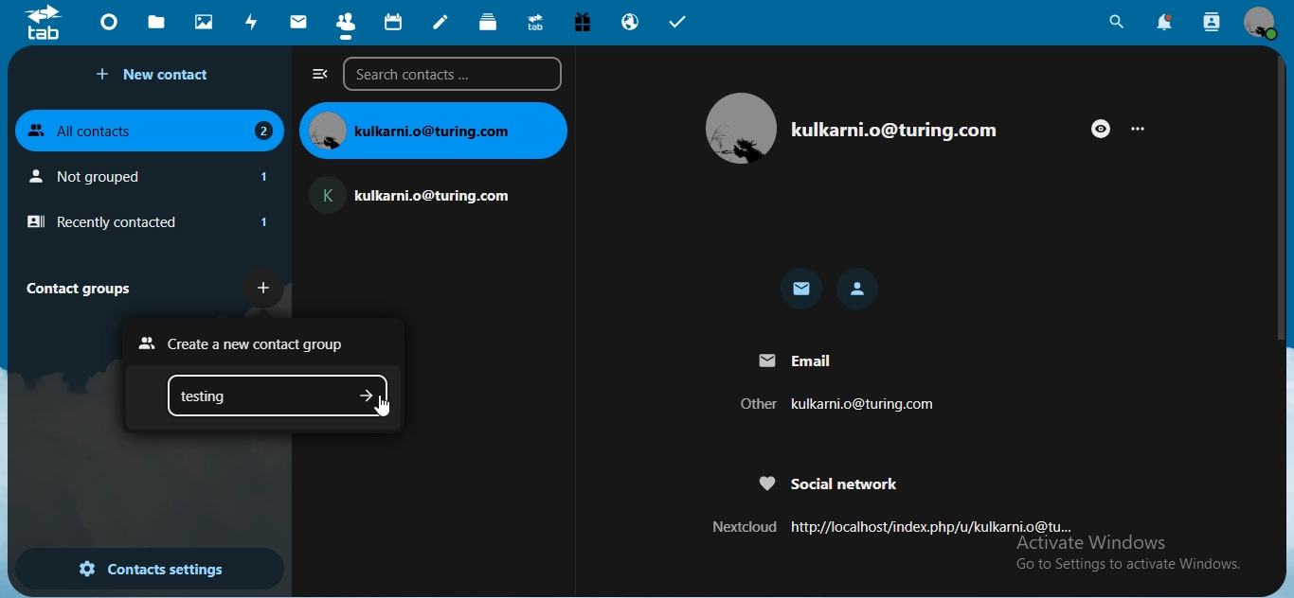  What do you see at coordinates (631, 22) in the screenshot?
I see `email hosting` at bounding box center [631, 22].